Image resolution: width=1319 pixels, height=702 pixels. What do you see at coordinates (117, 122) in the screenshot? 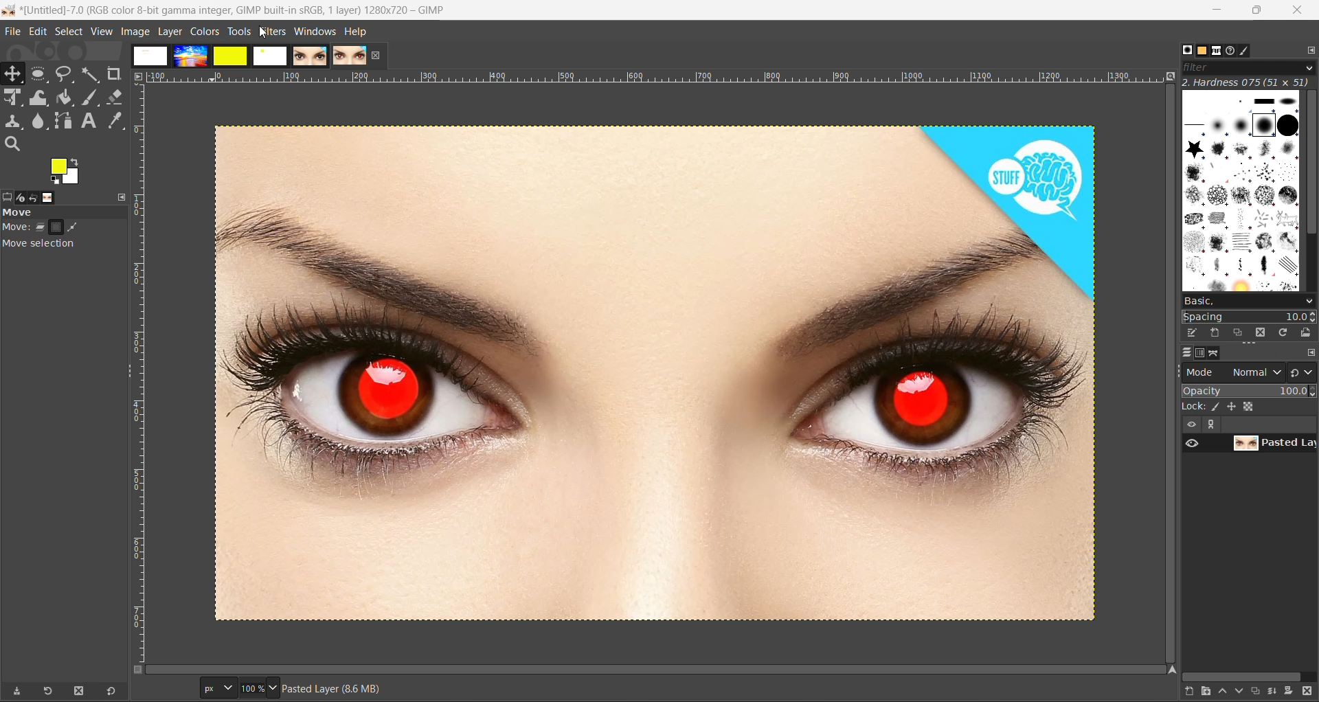
I see `color picker tool` at bounding box center [117, 122].